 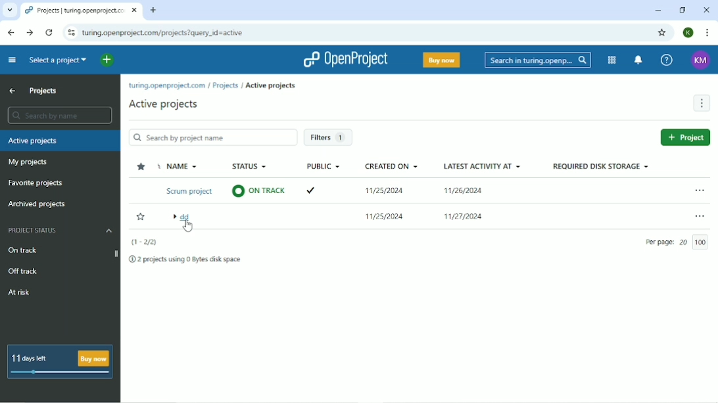 What do you see at coordinates (14, 60) in the screenshot?
I see `Collapse project menu` at bounding box center [14, 60].